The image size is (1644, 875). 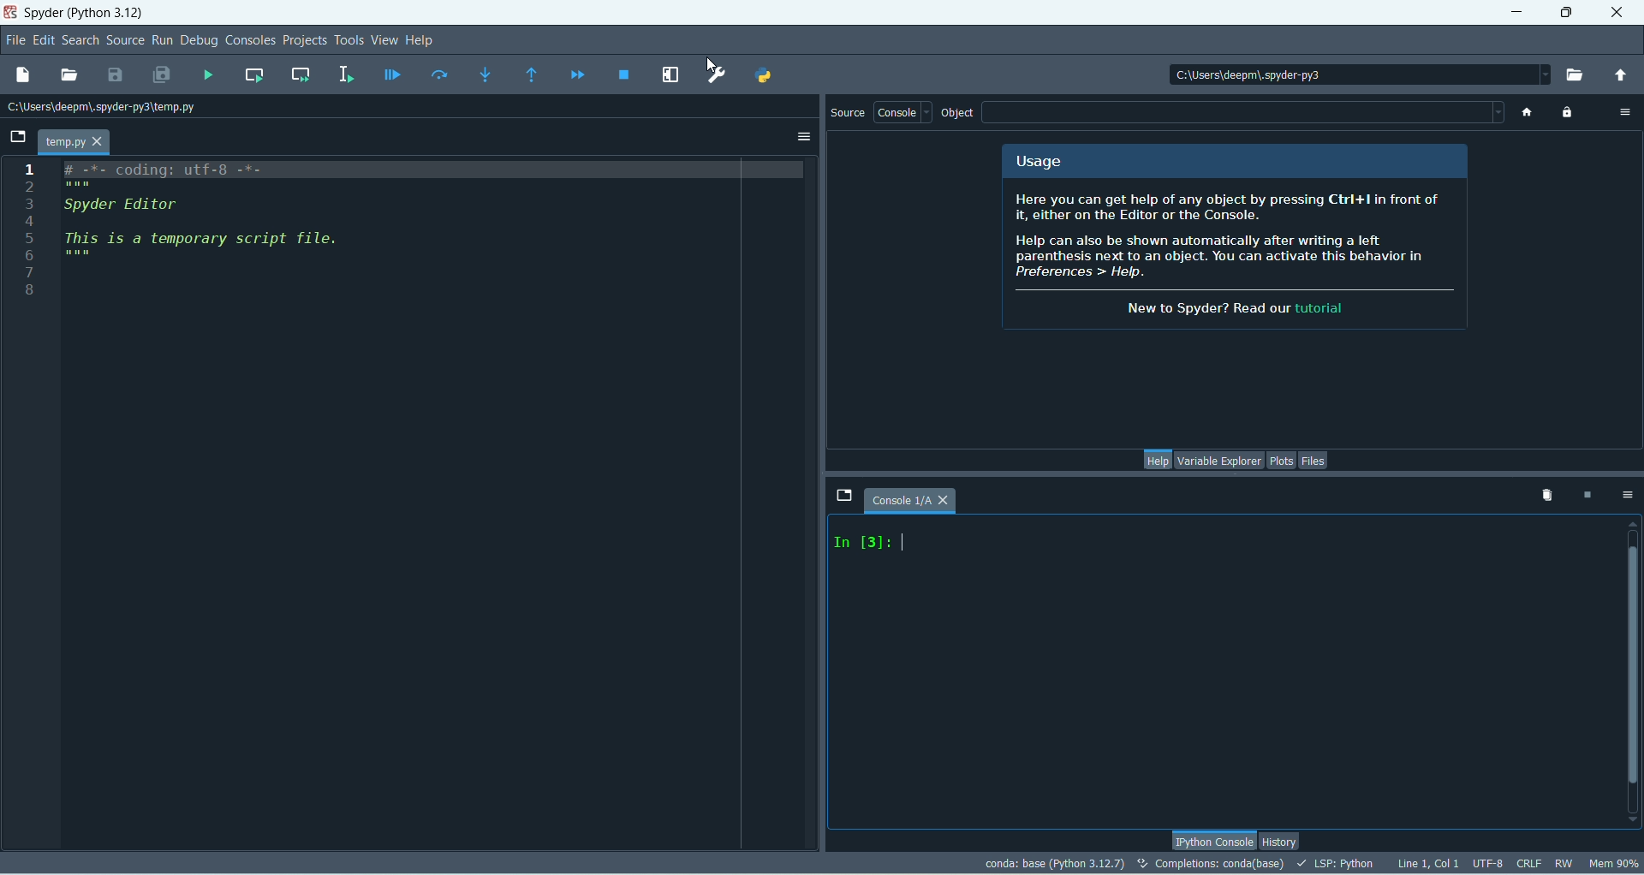 What do you see at coordinates (1529, 863) in the screenshot?
I see `CRLF` at bounding box center [1529, 863].